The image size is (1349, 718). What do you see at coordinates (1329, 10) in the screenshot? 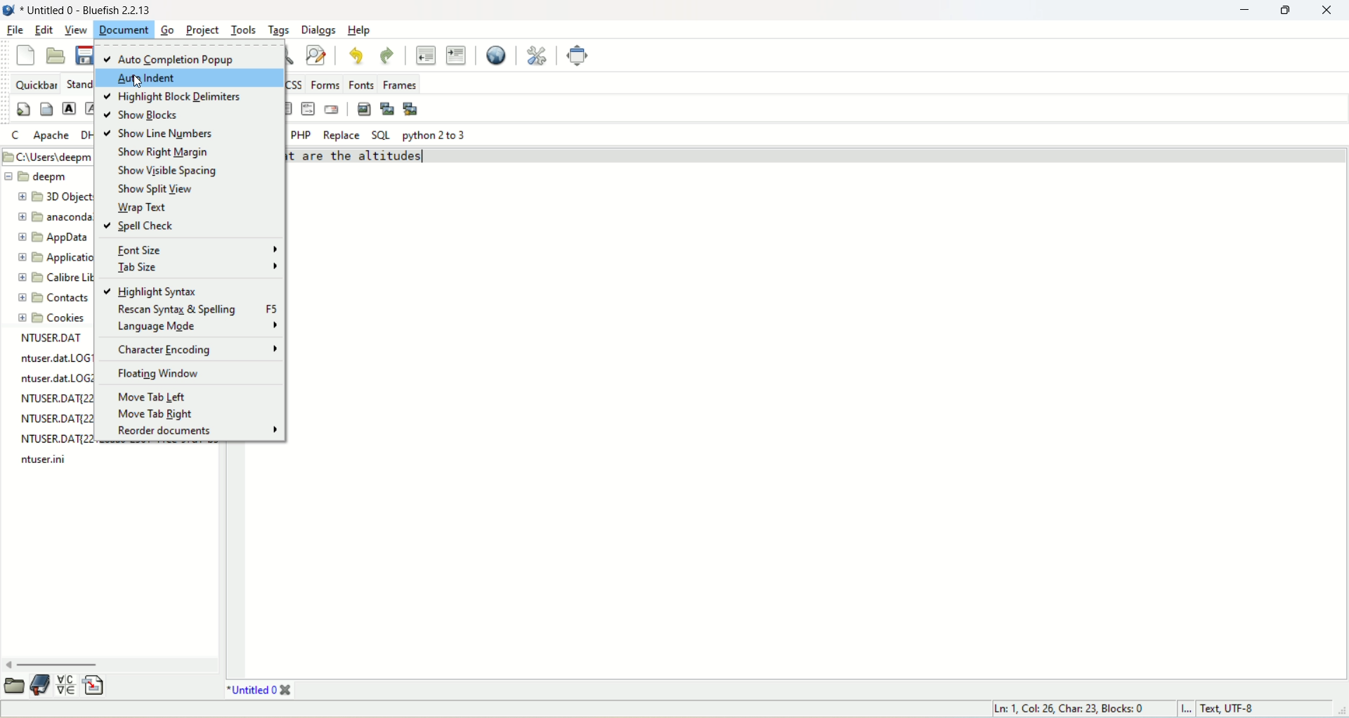
I see `close` at bounding box center [1329, 10].